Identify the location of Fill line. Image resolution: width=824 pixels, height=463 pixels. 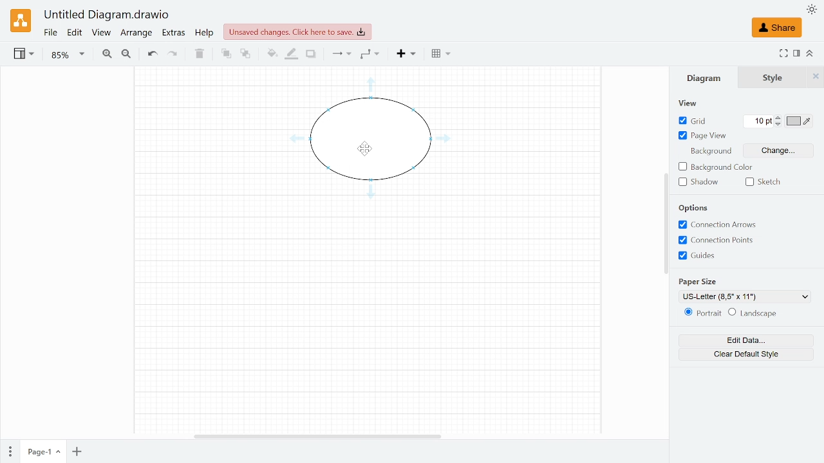
(290, 55).